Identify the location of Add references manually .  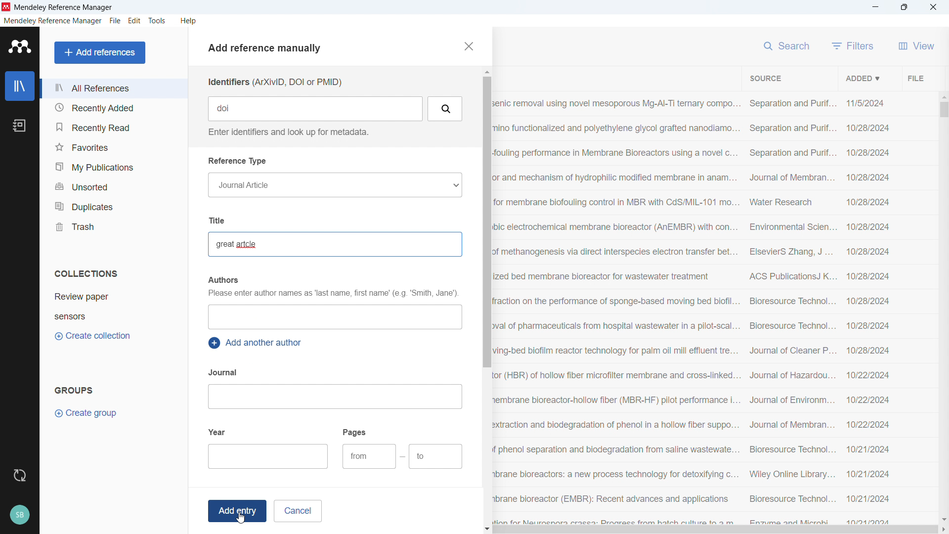
(268, 49).